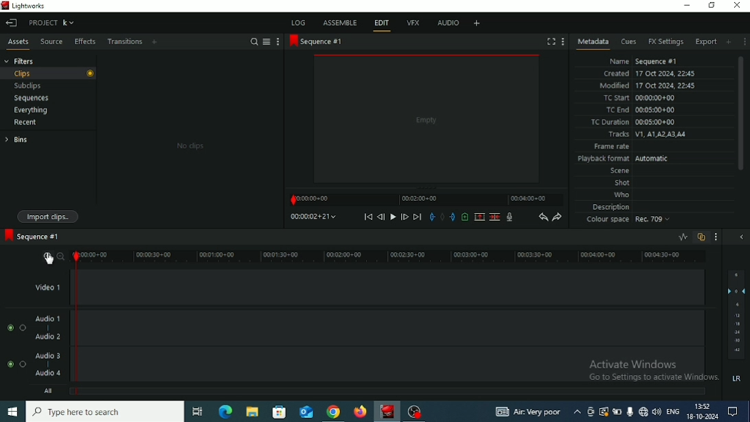 This screenshot has height=422, width=750. Describe the element at coordinates (622, 195) in the screenshot. I see `Who` at that location.